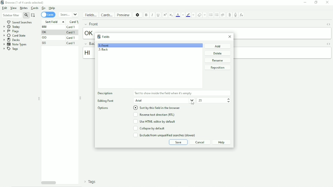  Describe the element at coordinates (192, 103) in the screenshot. I see `cursor` at that location.